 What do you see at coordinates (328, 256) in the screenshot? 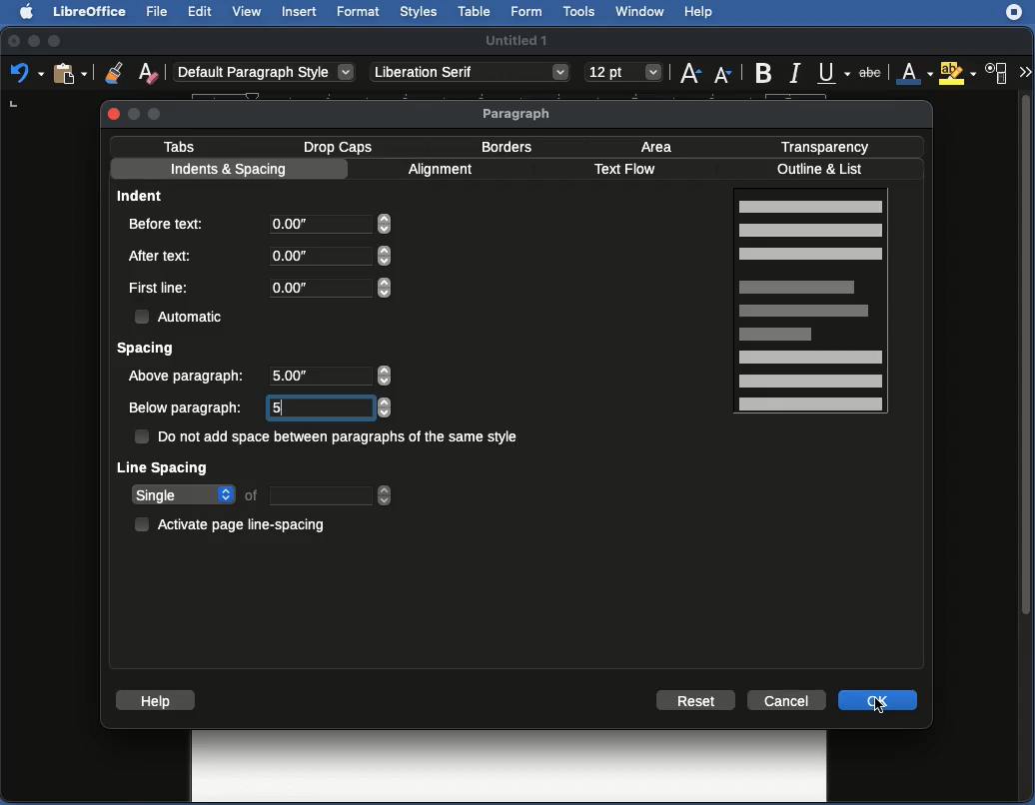
I see `0.00"` at bounding box center [328, 256].